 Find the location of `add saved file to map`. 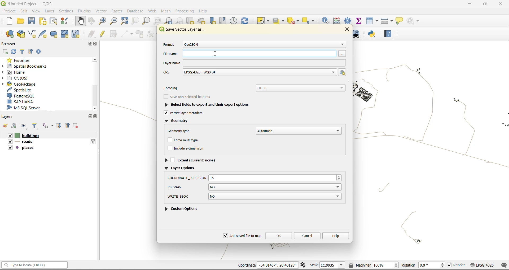

add saved file to map is located at coordinates (243, 236).